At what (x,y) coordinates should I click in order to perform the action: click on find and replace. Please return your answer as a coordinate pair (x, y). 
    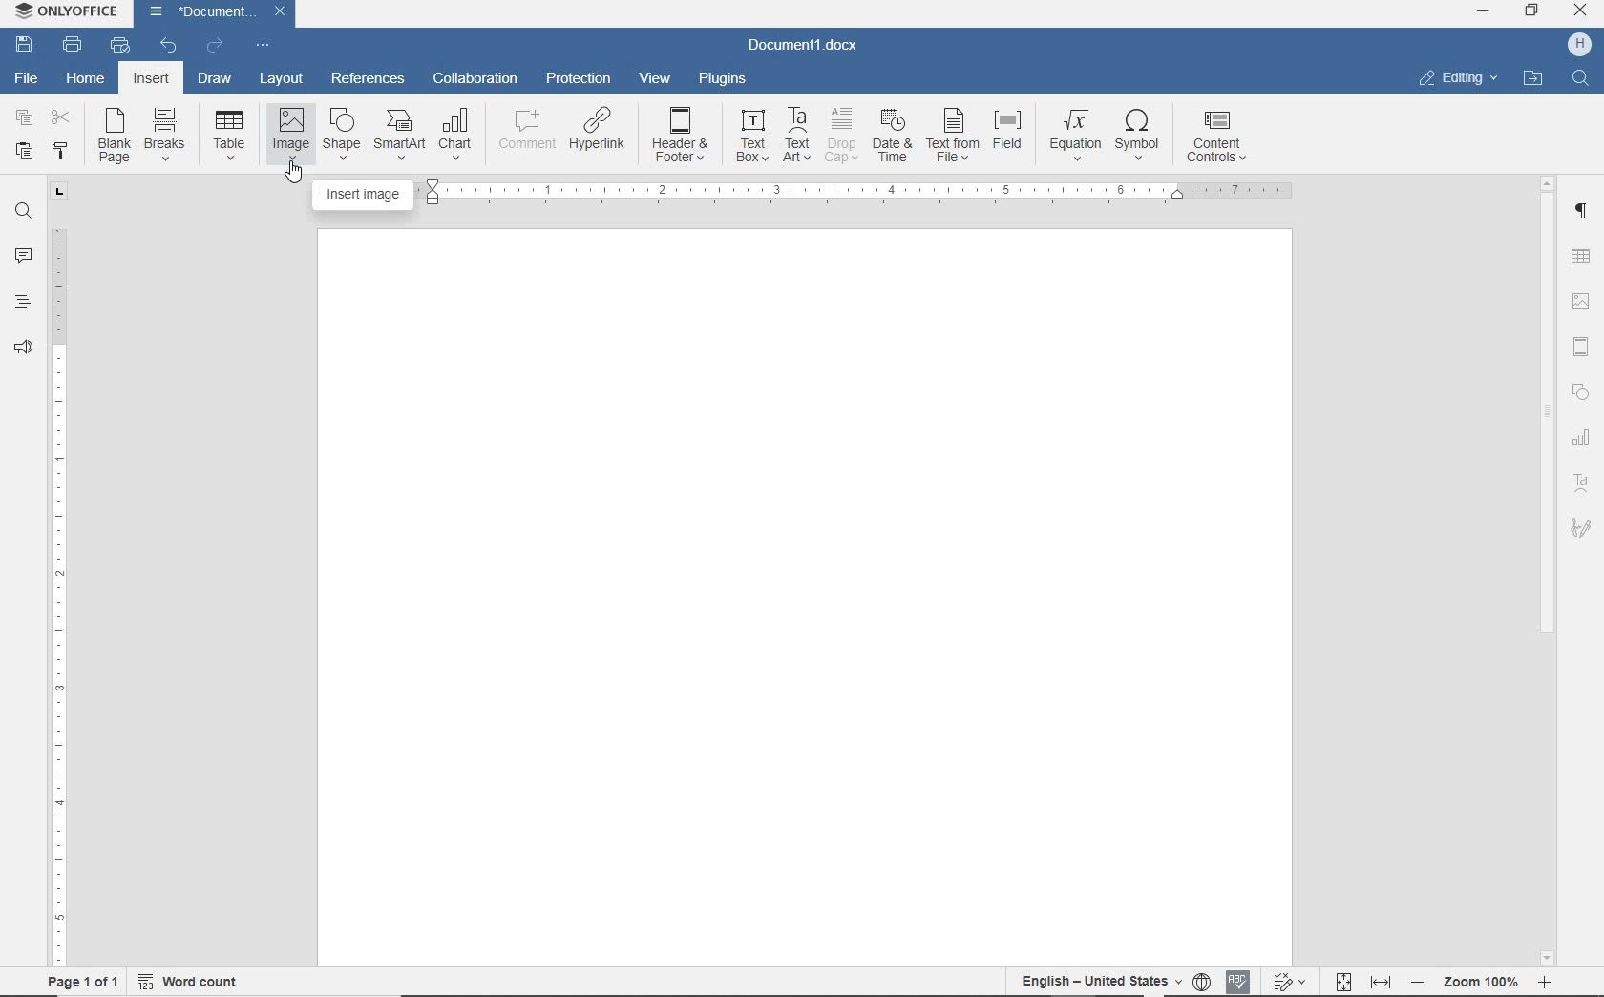
    Looking at the image, I should click on (27, 211).